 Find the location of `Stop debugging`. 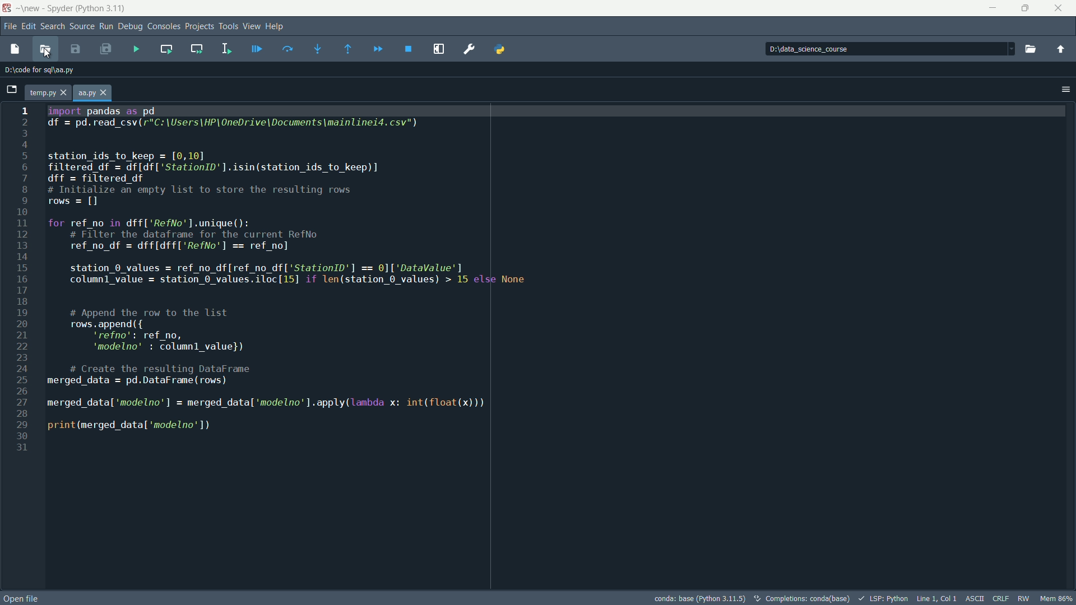

Stop debugging is located at coordinates (408, 50).